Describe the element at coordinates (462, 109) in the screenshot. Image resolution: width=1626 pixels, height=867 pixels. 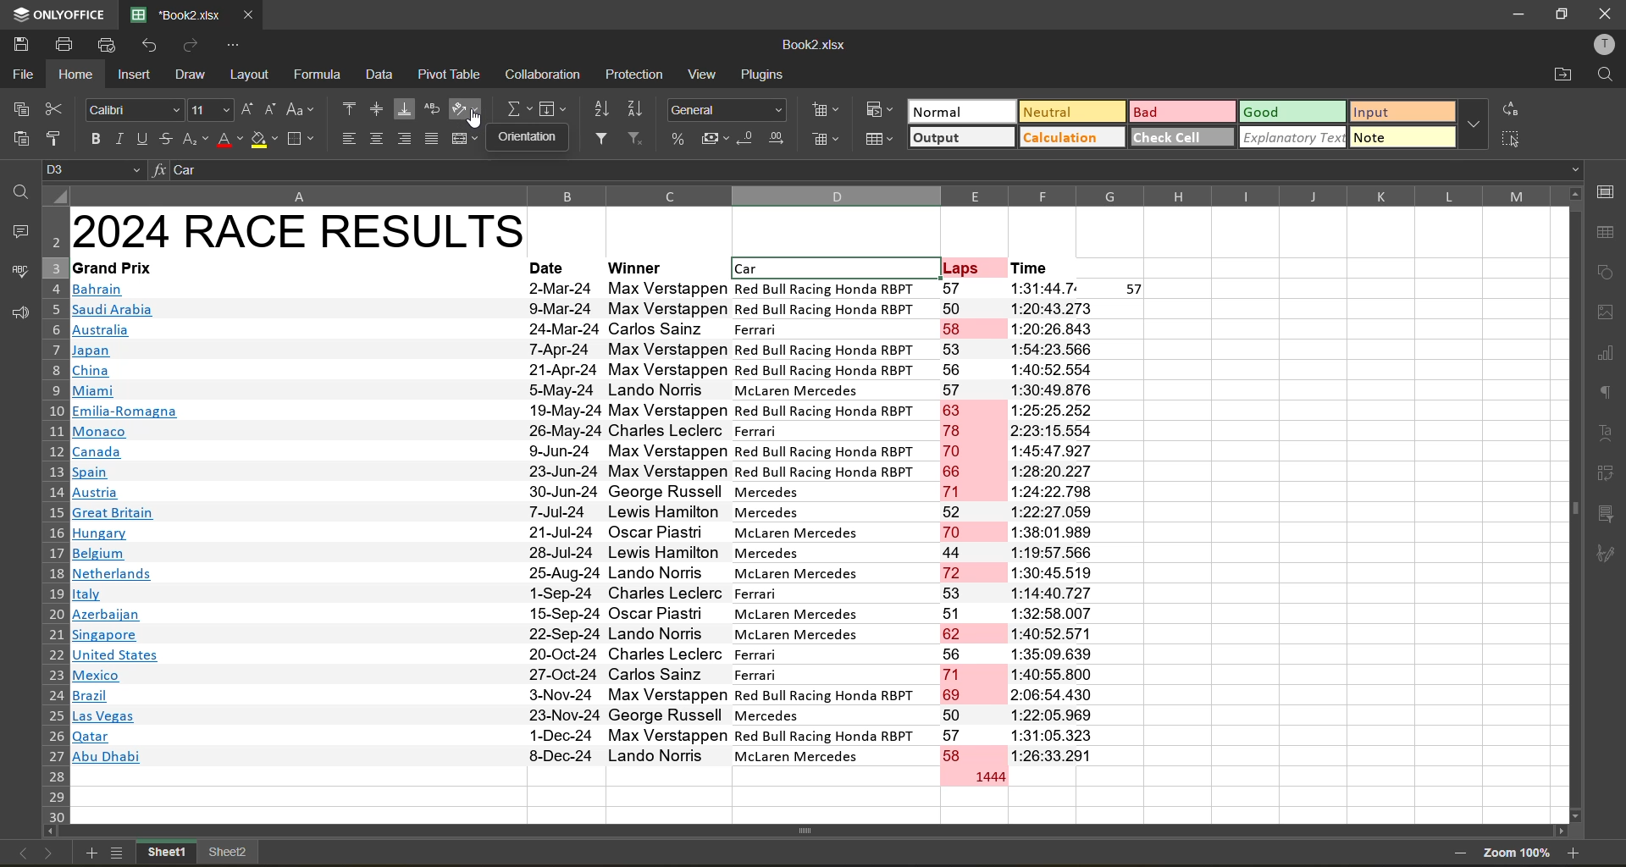
I see `orientation` at that location.